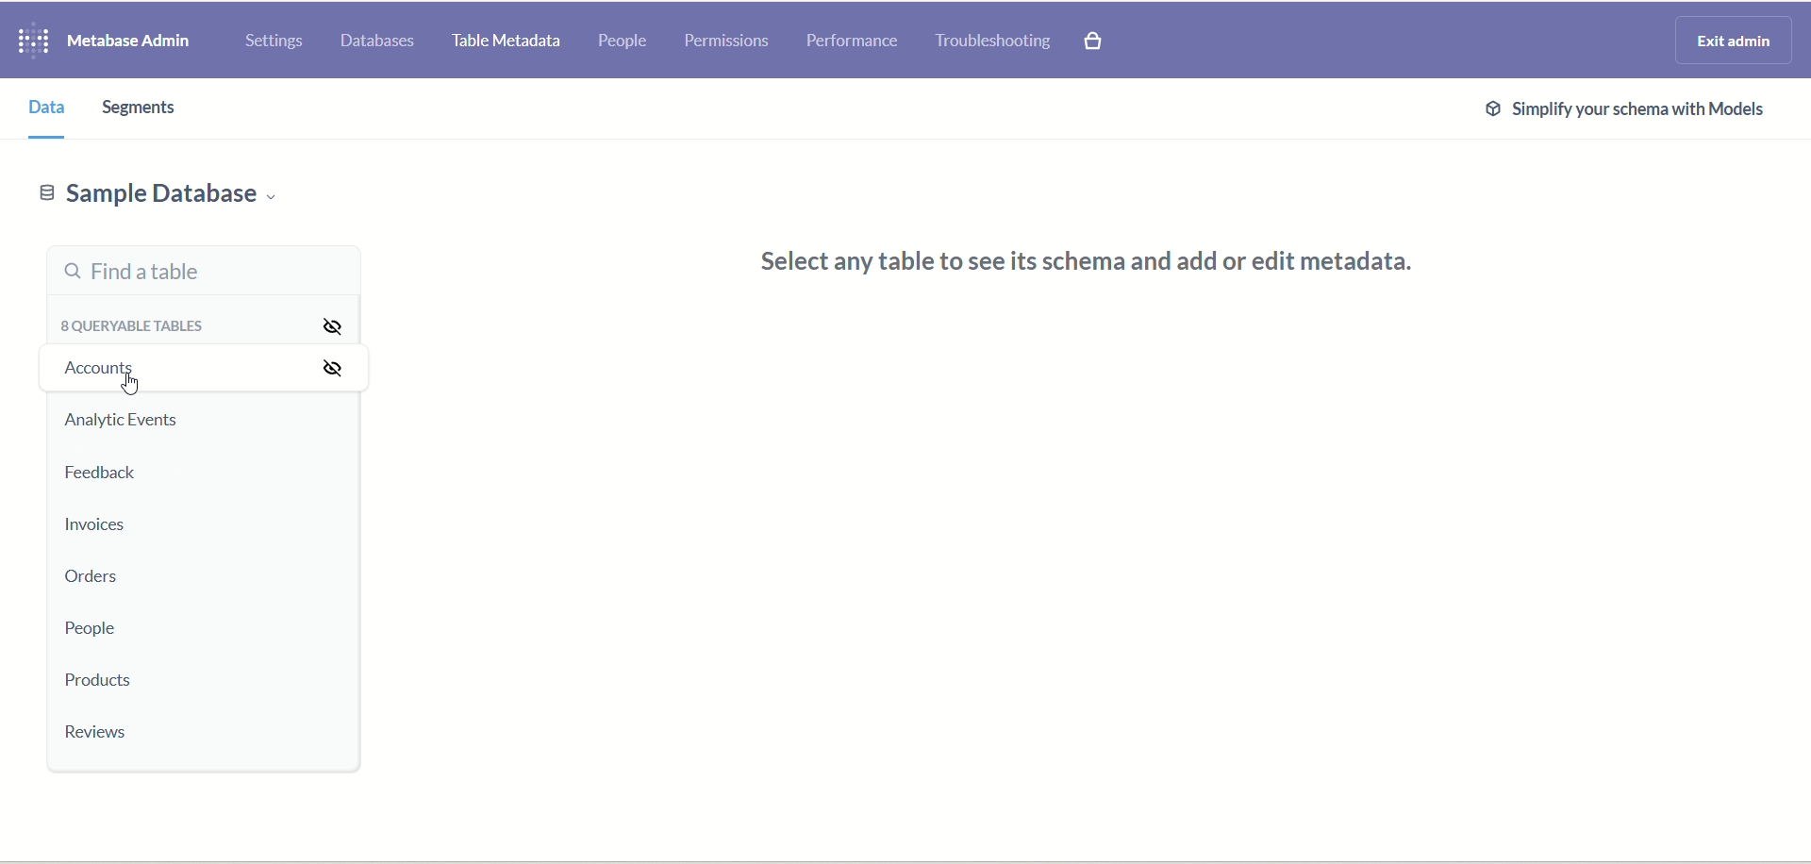 The height and width of the screenshot is (864, 1811). What do you see at coordinates (128, 41) in the screenshot?
I see `metabase admin heading` at bounding box center [128, 41].